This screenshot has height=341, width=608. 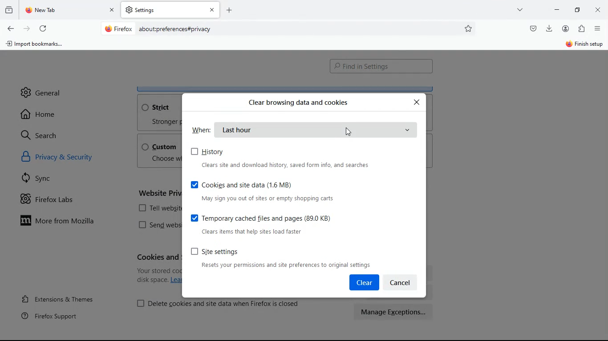 What do you see at coordinates (532, 28) in the screenshot?
I see `pocket` at bounding box center [532, 28].